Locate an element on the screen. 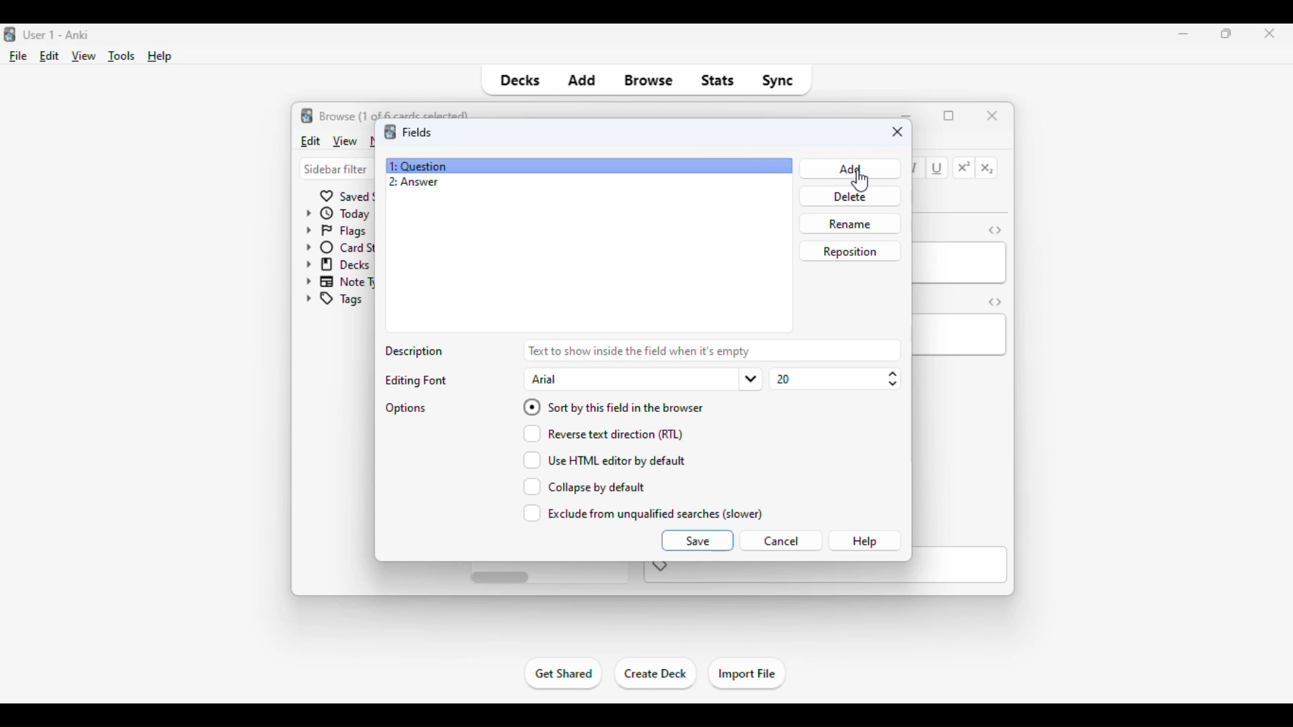  edit is located at coordinates (310, 140).